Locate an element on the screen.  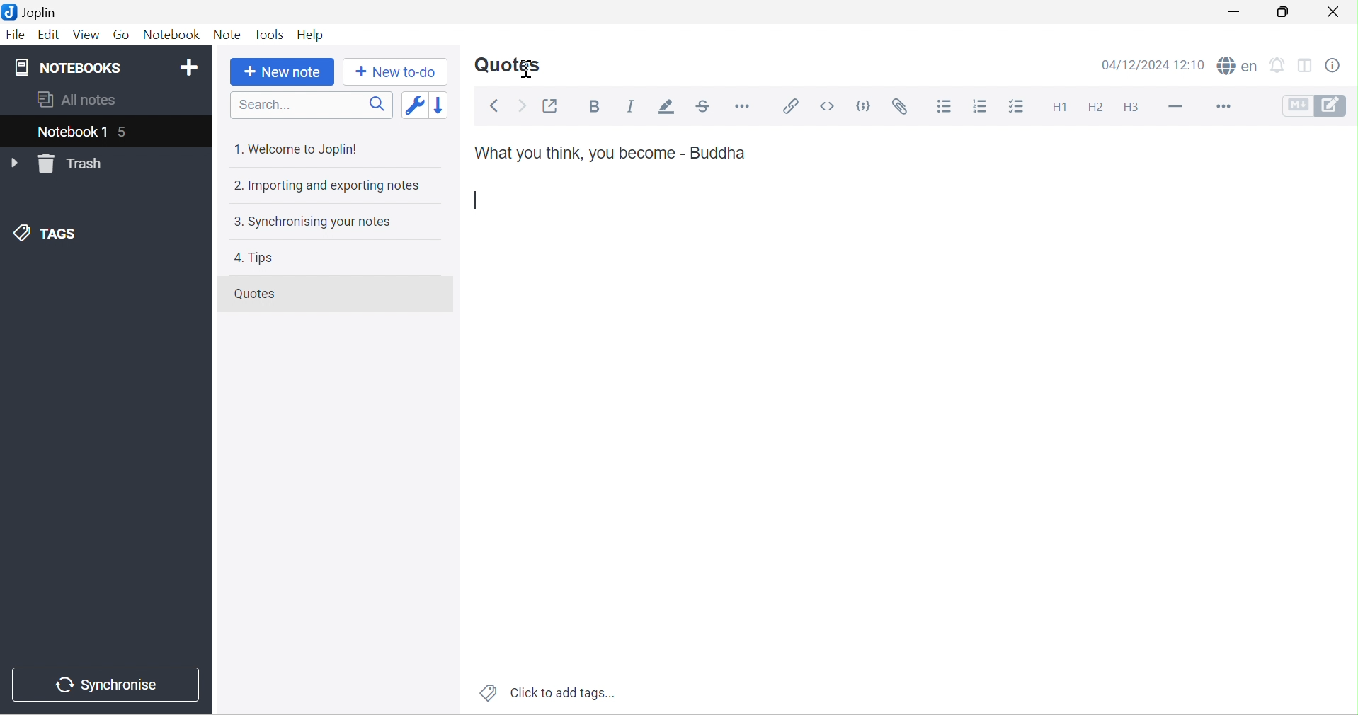
1. Welcome to Joplin! is located at coordinates (299, 149).